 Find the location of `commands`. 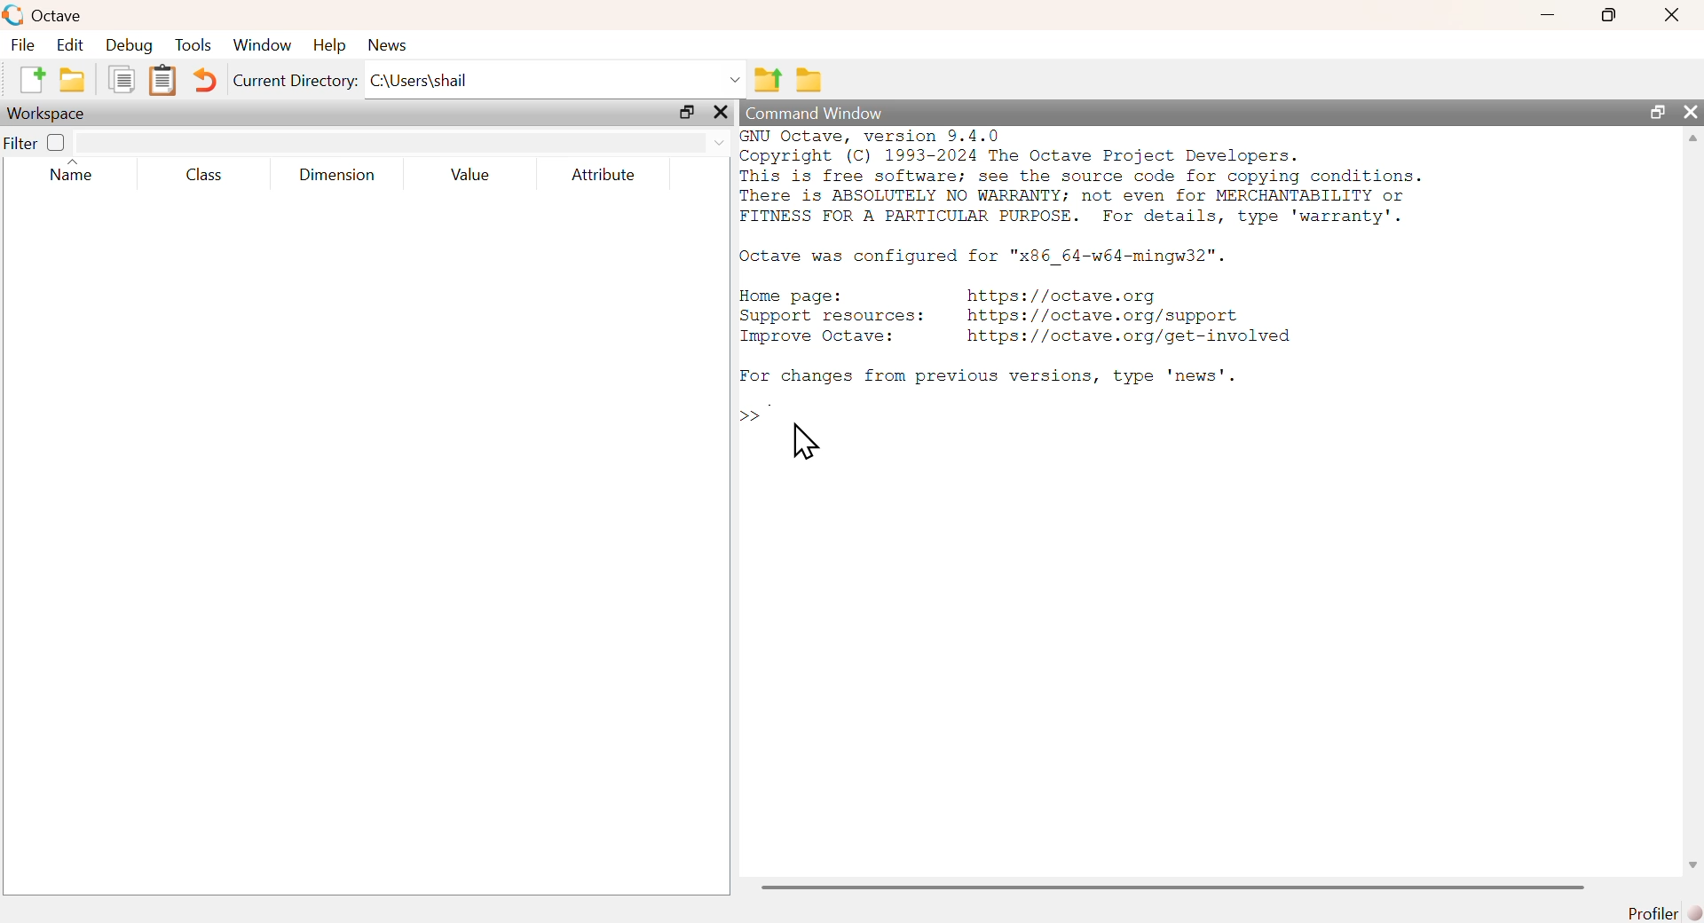

commands is located at coordinates (1089, 281).